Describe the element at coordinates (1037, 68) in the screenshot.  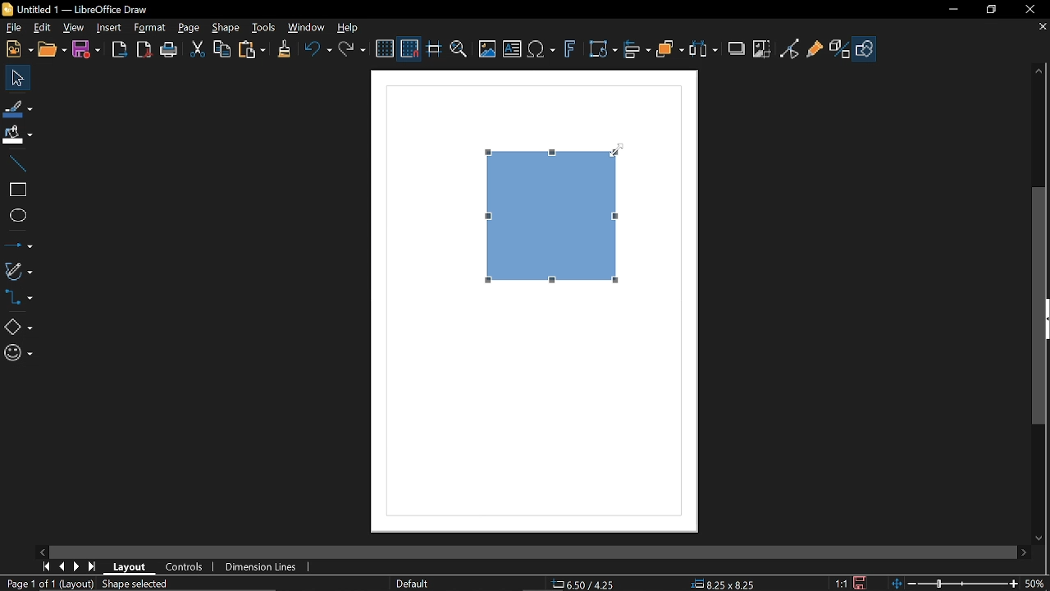
I see `Move up` at that location.